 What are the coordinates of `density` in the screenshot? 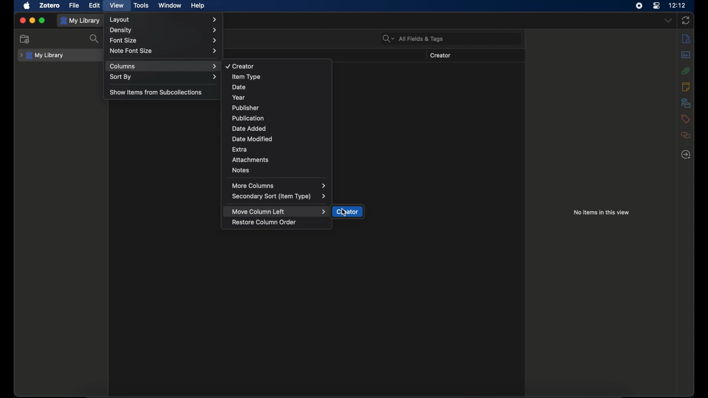 It's located at (163, 30).